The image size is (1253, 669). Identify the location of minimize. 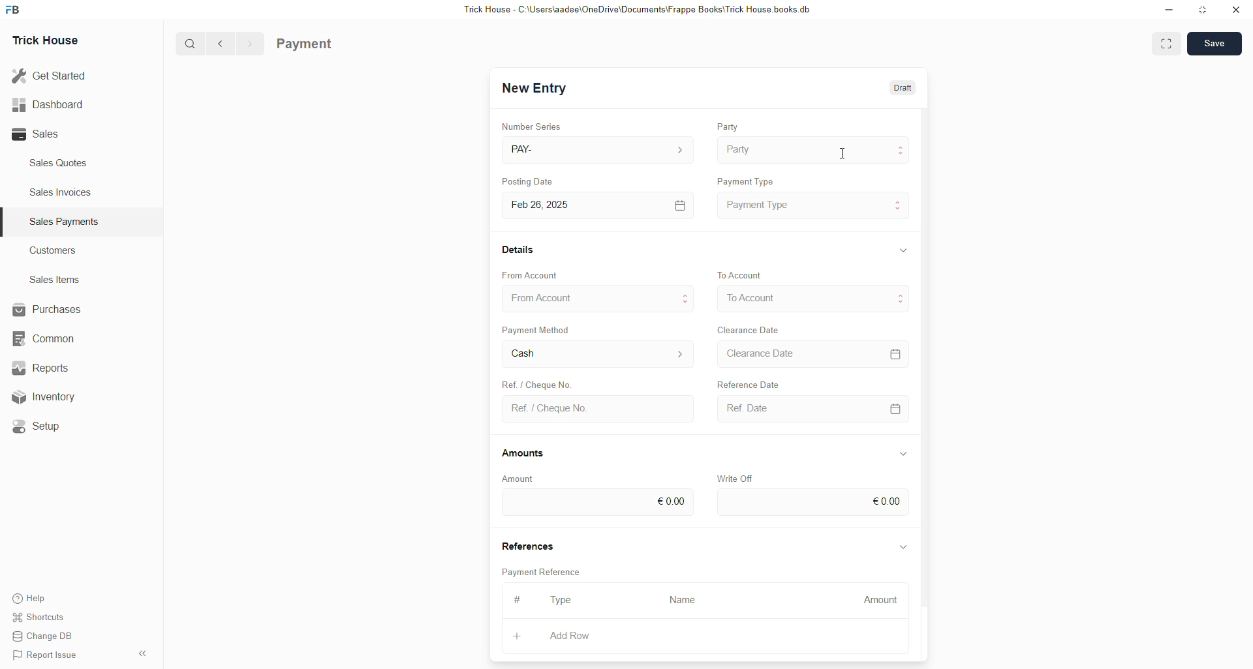
(1169, 10).